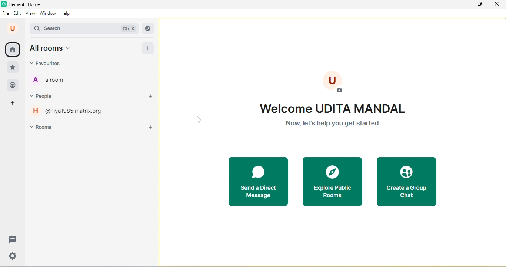  Describe the element at coordinates (334, 80) in the screenshot. I see `add profile photo` at that location.